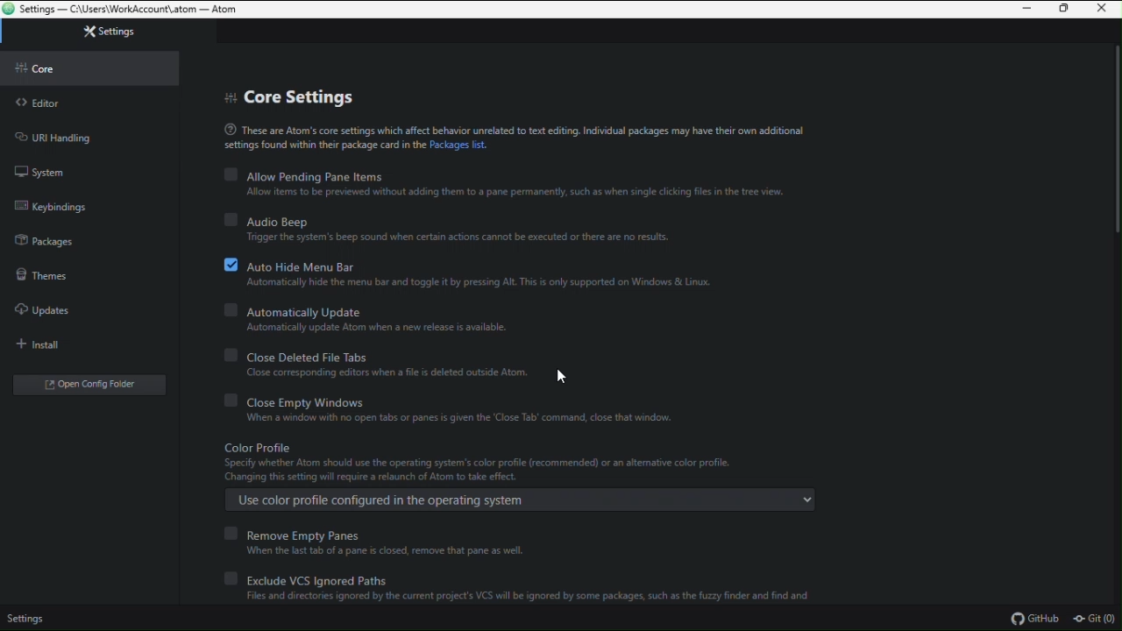  What do you see at coordinates (511, 263) in the screenshot?
I see `Auto hide menu bar` at bounding box center [511, 263].